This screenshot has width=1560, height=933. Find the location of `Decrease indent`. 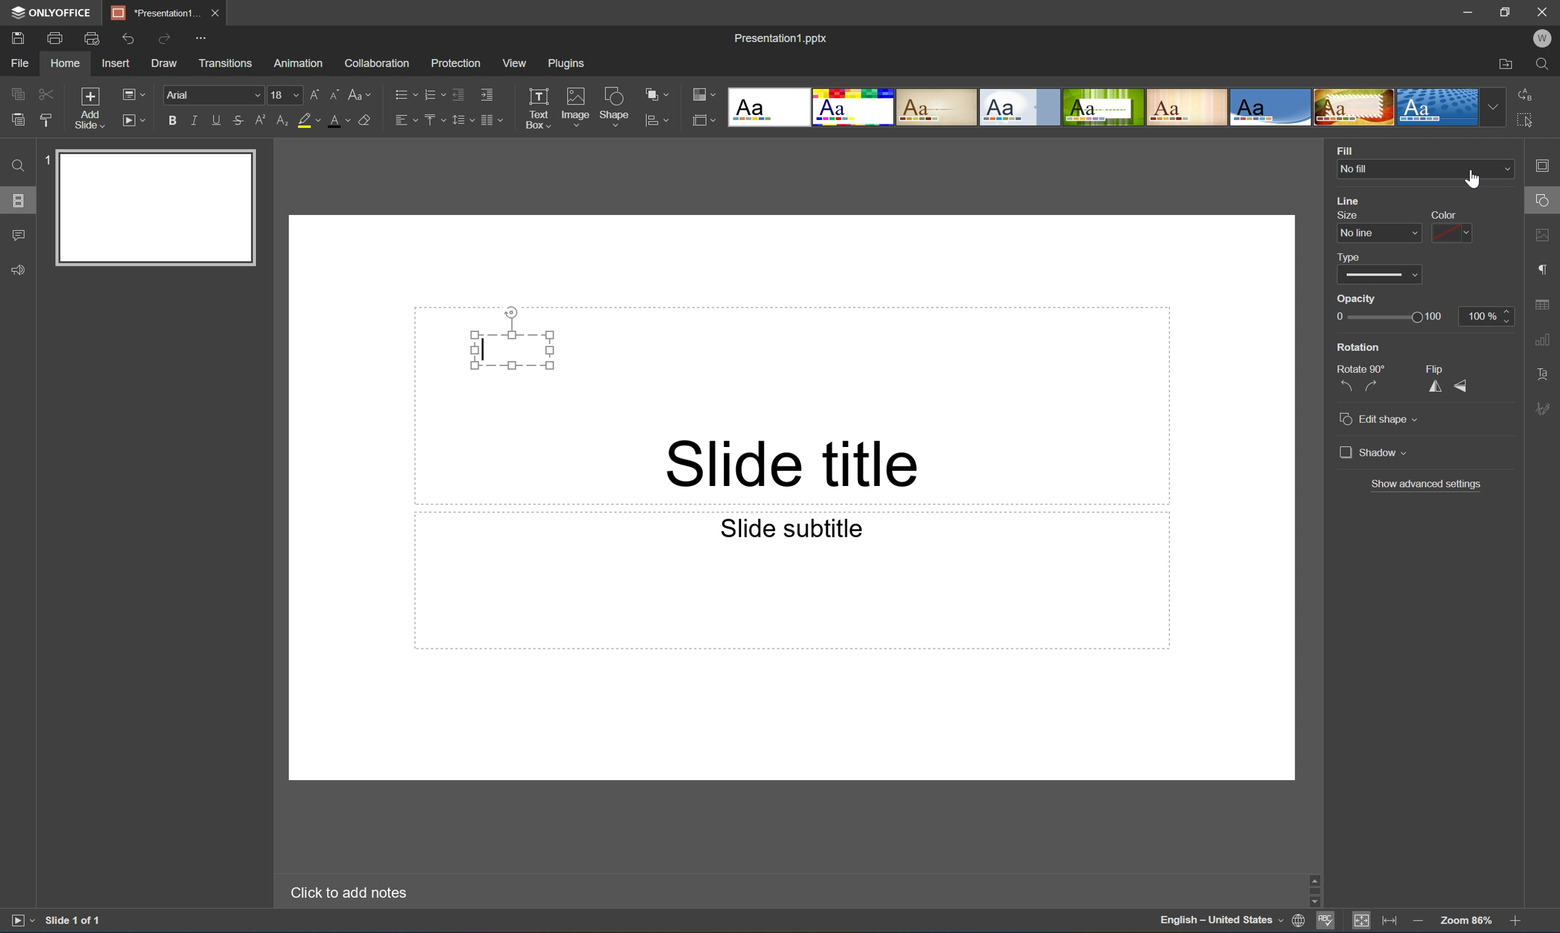

Decrease indent is located at coordinates (457, 94).